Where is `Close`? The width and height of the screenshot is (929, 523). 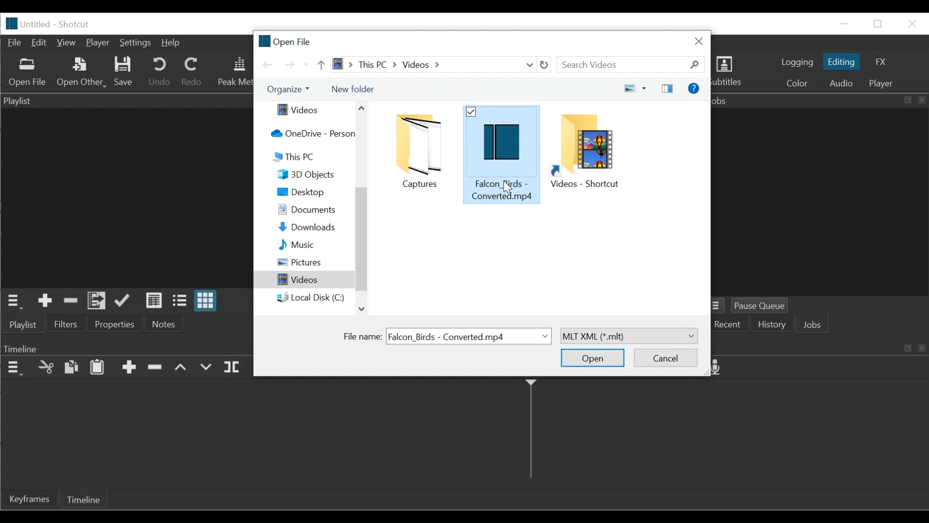 Close is located at coordinates (910, 23).